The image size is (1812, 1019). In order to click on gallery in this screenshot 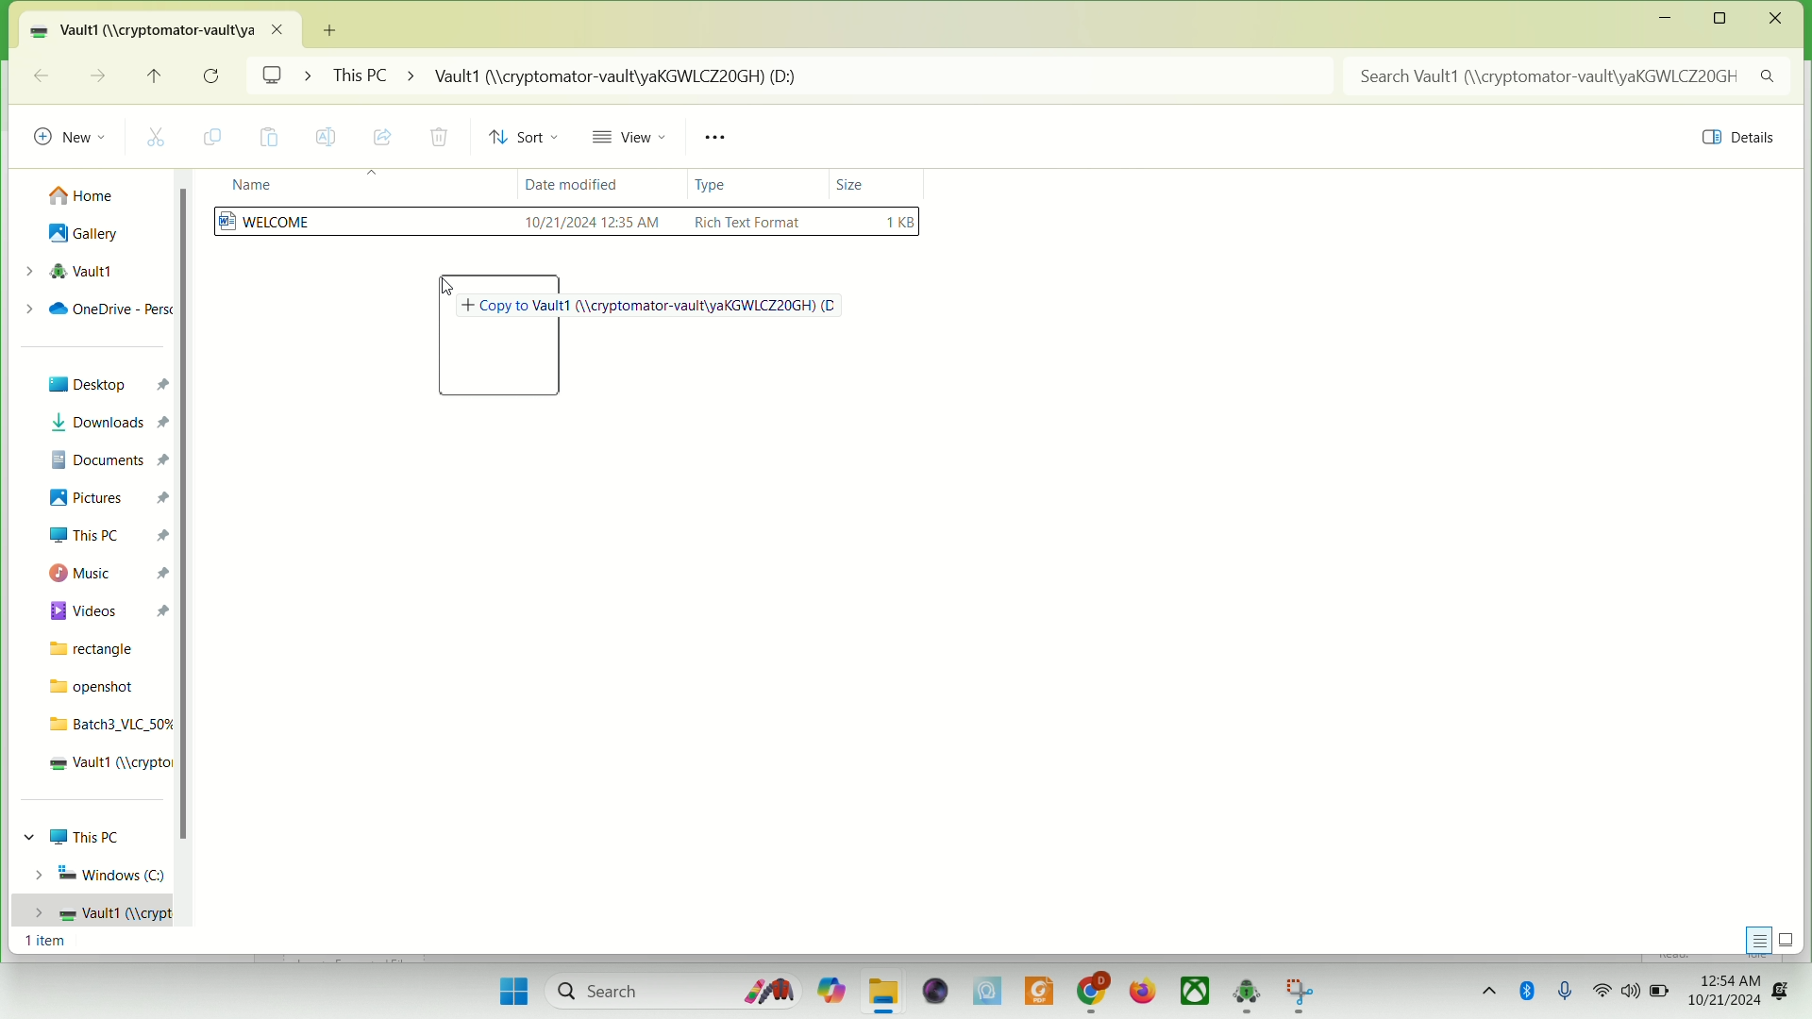, I will do `click(84, 235)`.